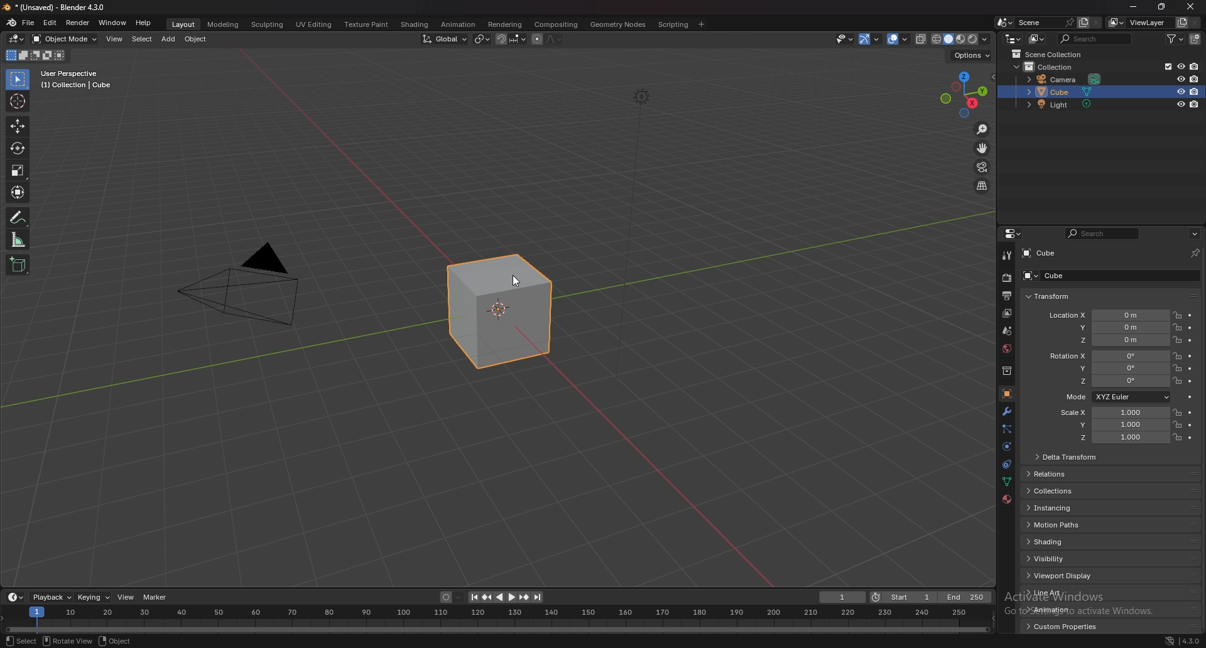 The height and width of the screenshot is (648, 1206). I want to click on world, so click(1006, 348).